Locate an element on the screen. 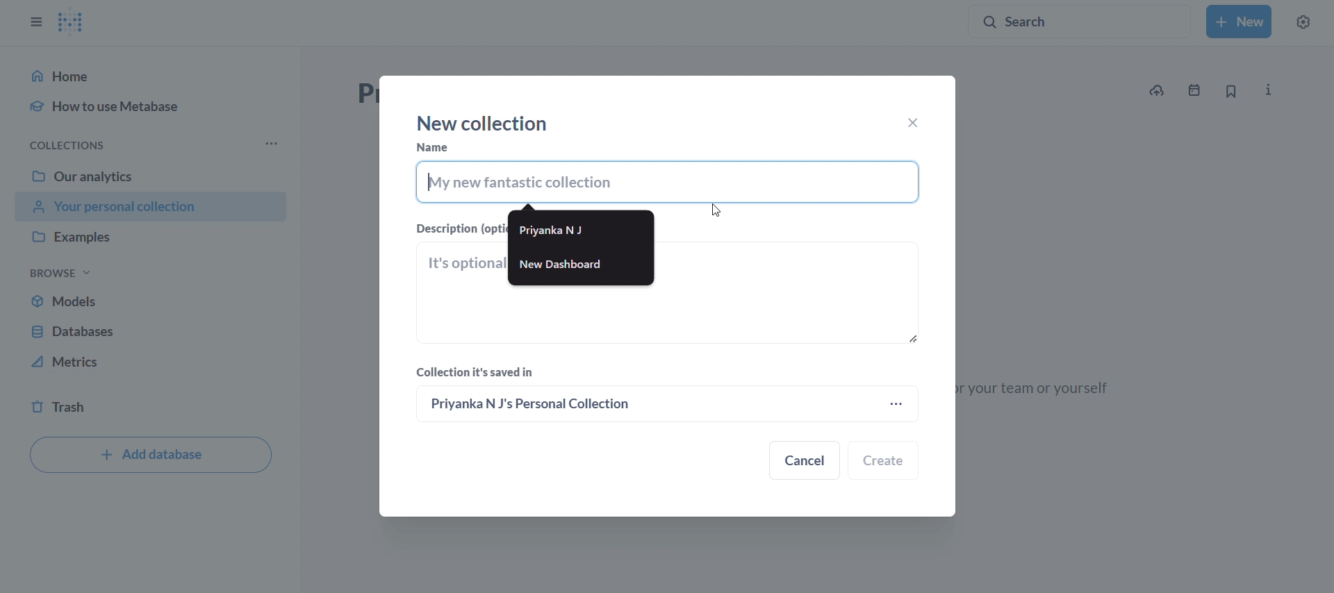 Image resolution: width=1334 pixels, height=593 pixels. more info is located at coordinates (1268, 91).